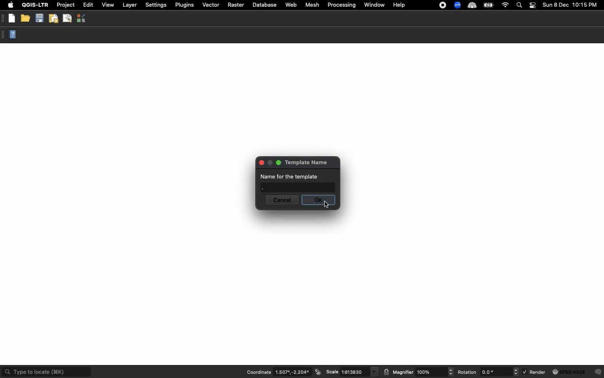 Image resolution: width=604 pixels, height=378 pixels. I want to click on Settings, so click(156, 5).